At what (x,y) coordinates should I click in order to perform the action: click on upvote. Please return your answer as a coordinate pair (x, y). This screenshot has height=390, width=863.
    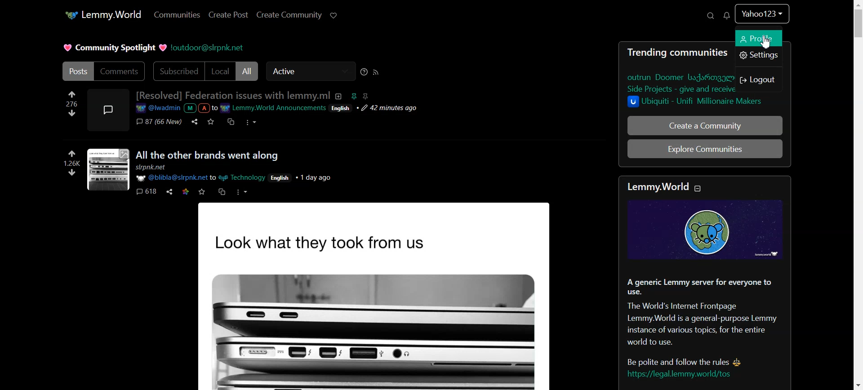
    Looking at the image, I should click on (72, 153).